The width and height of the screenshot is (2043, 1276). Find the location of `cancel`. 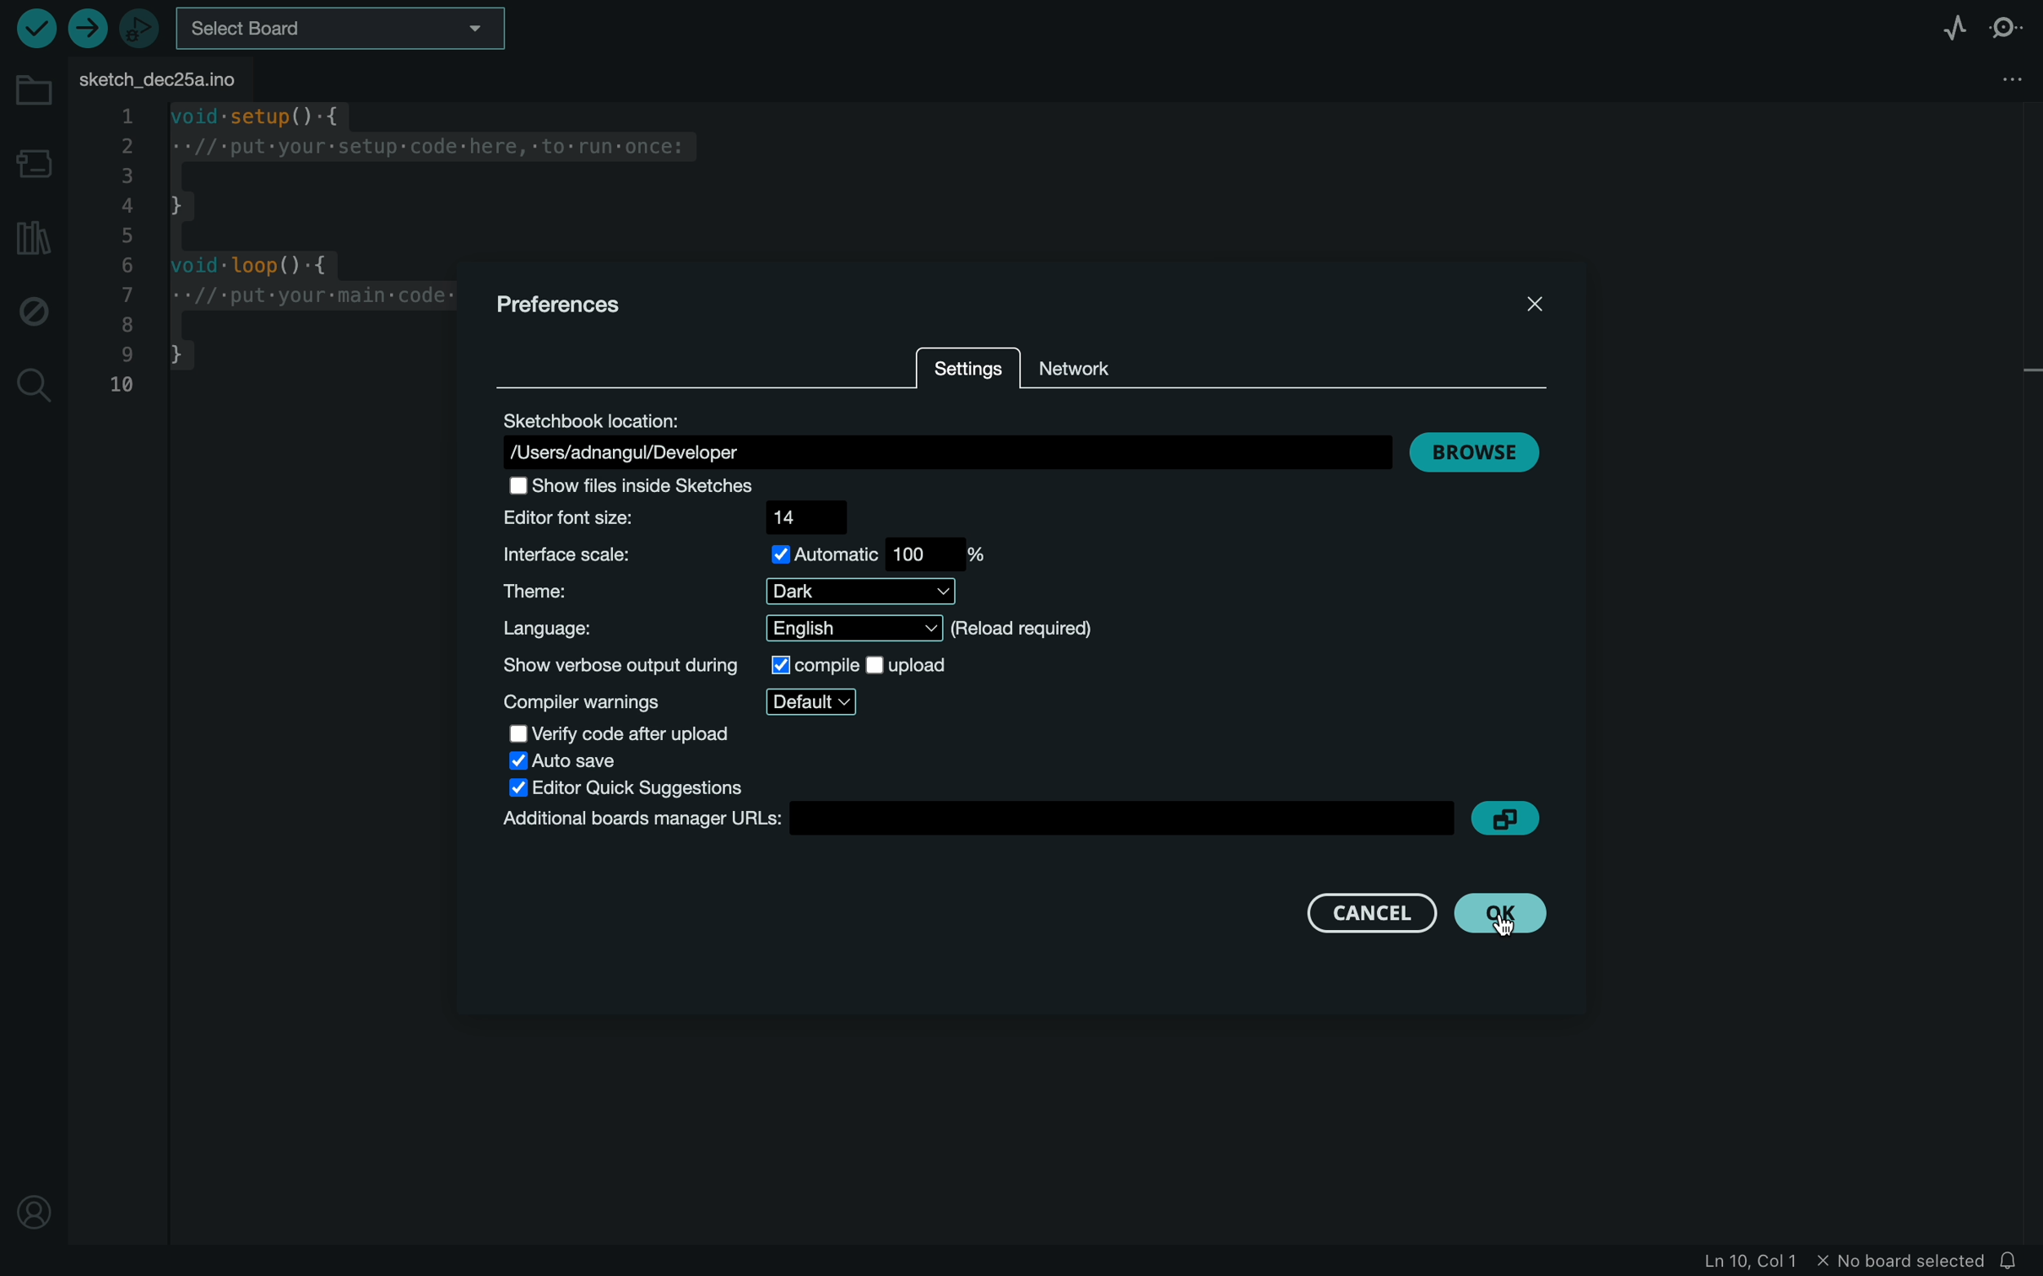

cancel is located at coordinates (1365, 911).